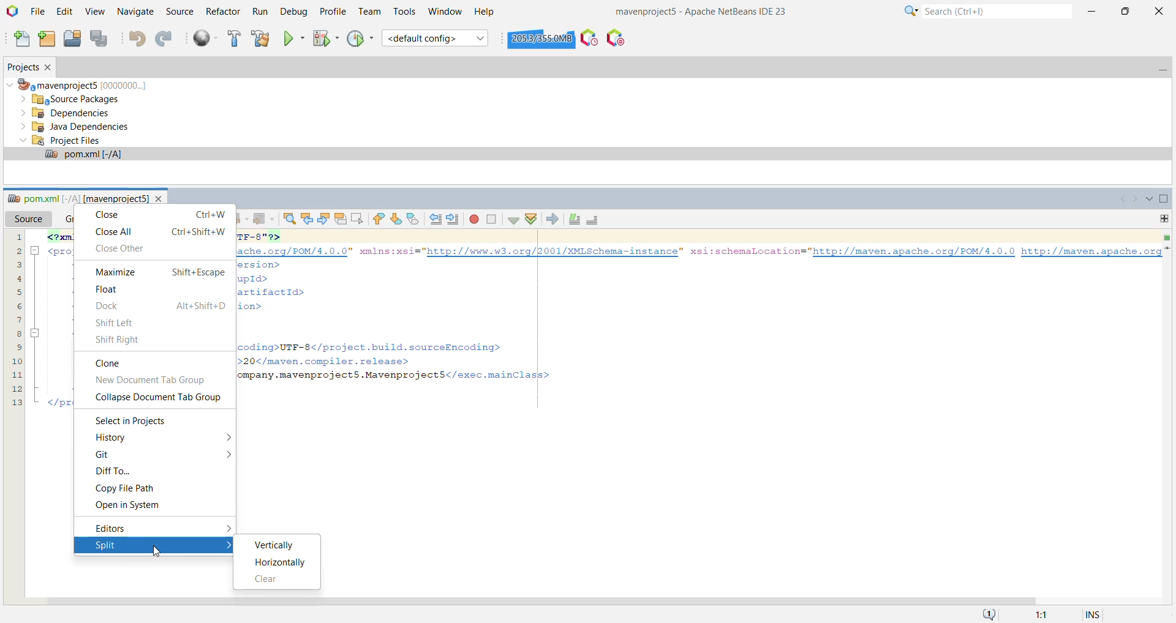  I want to click on 1, so click(17, 237).